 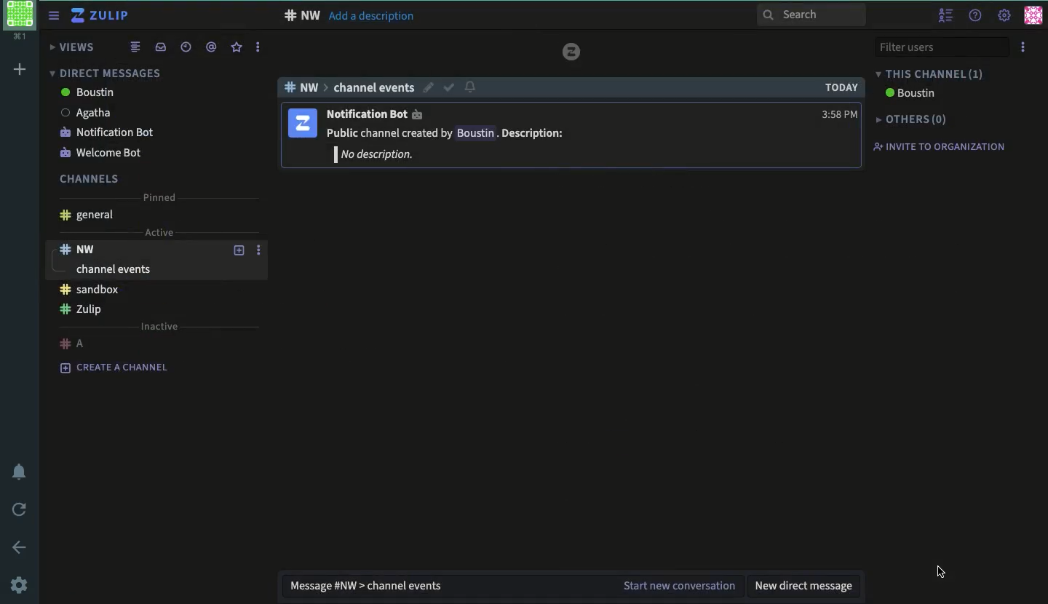 What do you see at coordinates (1033, 15) in the screenshot?
I see `user profile` at bounding box center [1033, 15].